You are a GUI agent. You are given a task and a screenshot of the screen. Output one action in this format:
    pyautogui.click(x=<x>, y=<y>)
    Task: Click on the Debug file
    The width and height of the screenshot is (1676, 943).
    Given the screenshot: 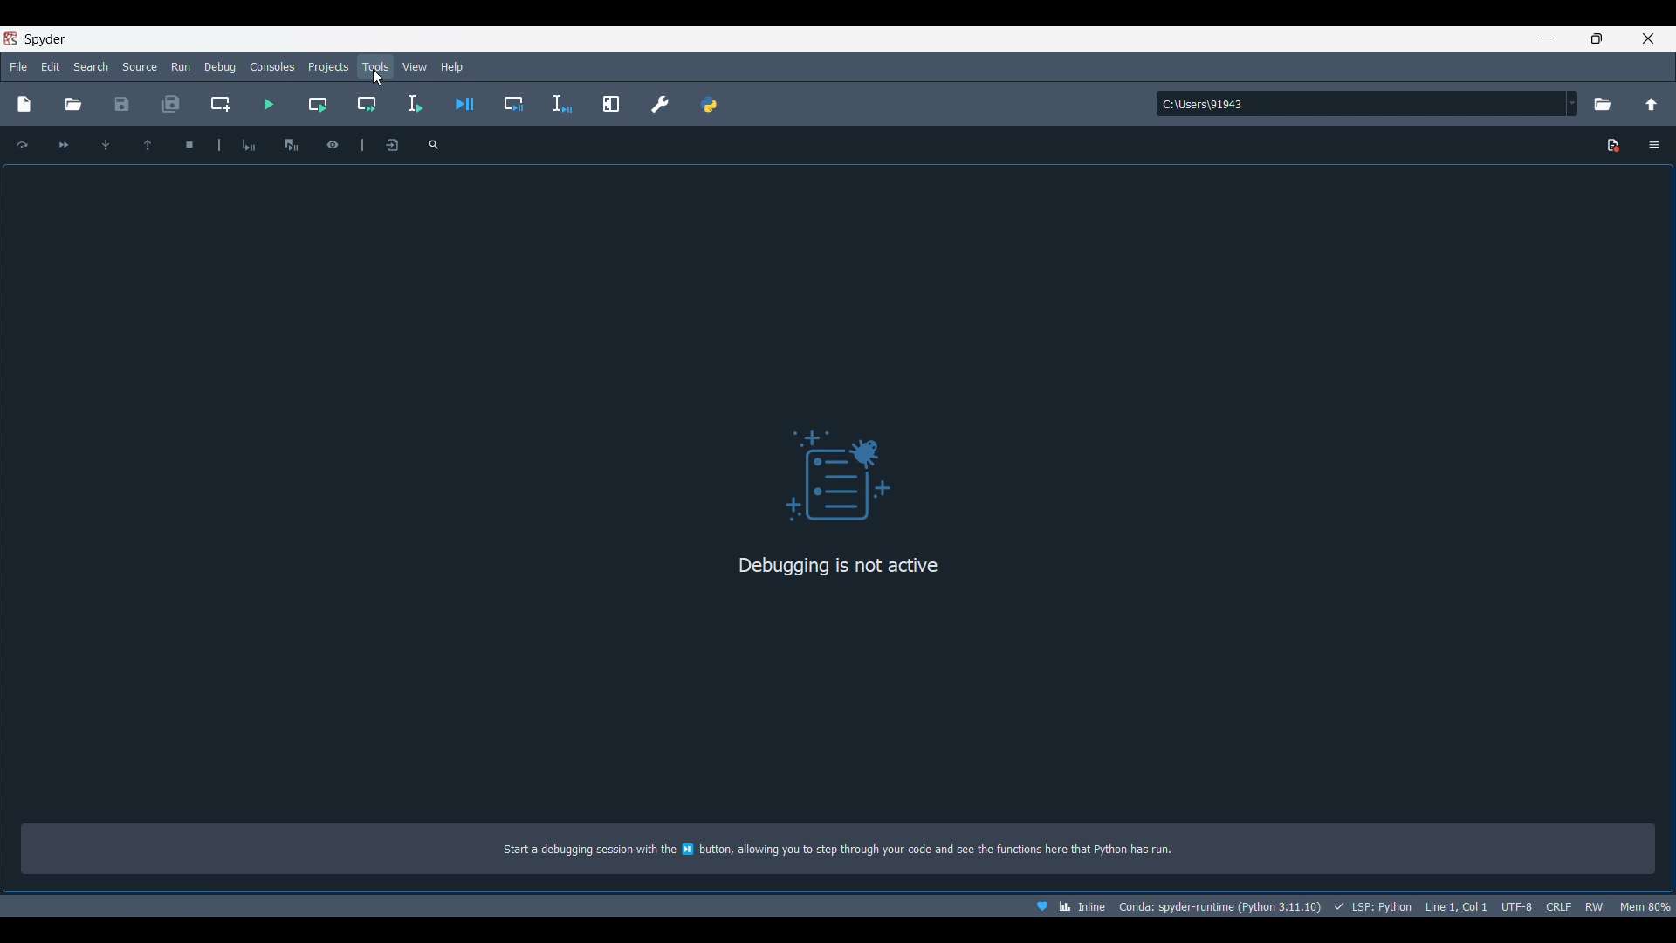 What is the action you would take?
    pyautogui.click(x=464, y=104)
    